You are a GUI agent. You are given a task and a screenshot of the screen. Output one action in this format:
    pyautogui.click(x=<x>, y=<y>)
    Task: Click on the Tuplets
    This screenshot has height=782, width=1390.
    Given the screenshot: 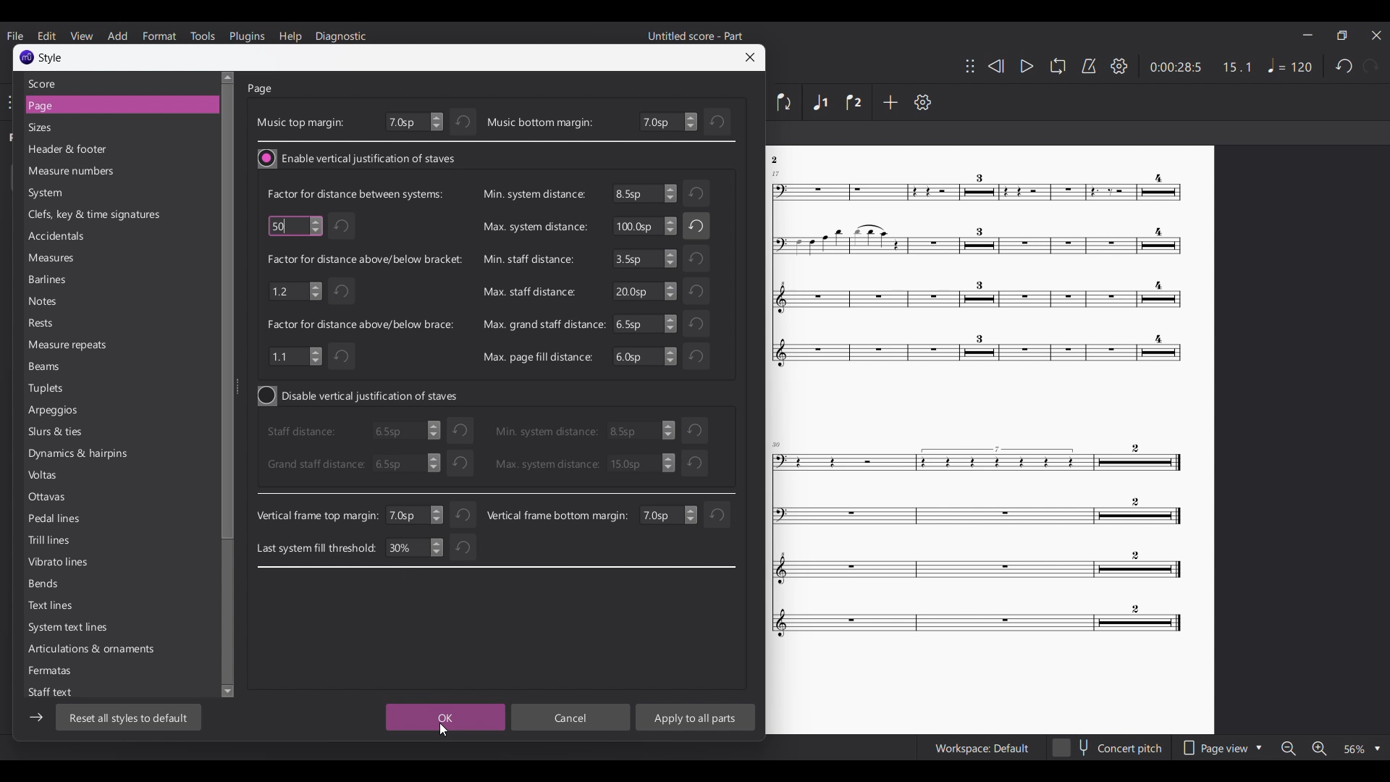 What is the action you would take?
    pyautogui.click(x=67, y=388)
    